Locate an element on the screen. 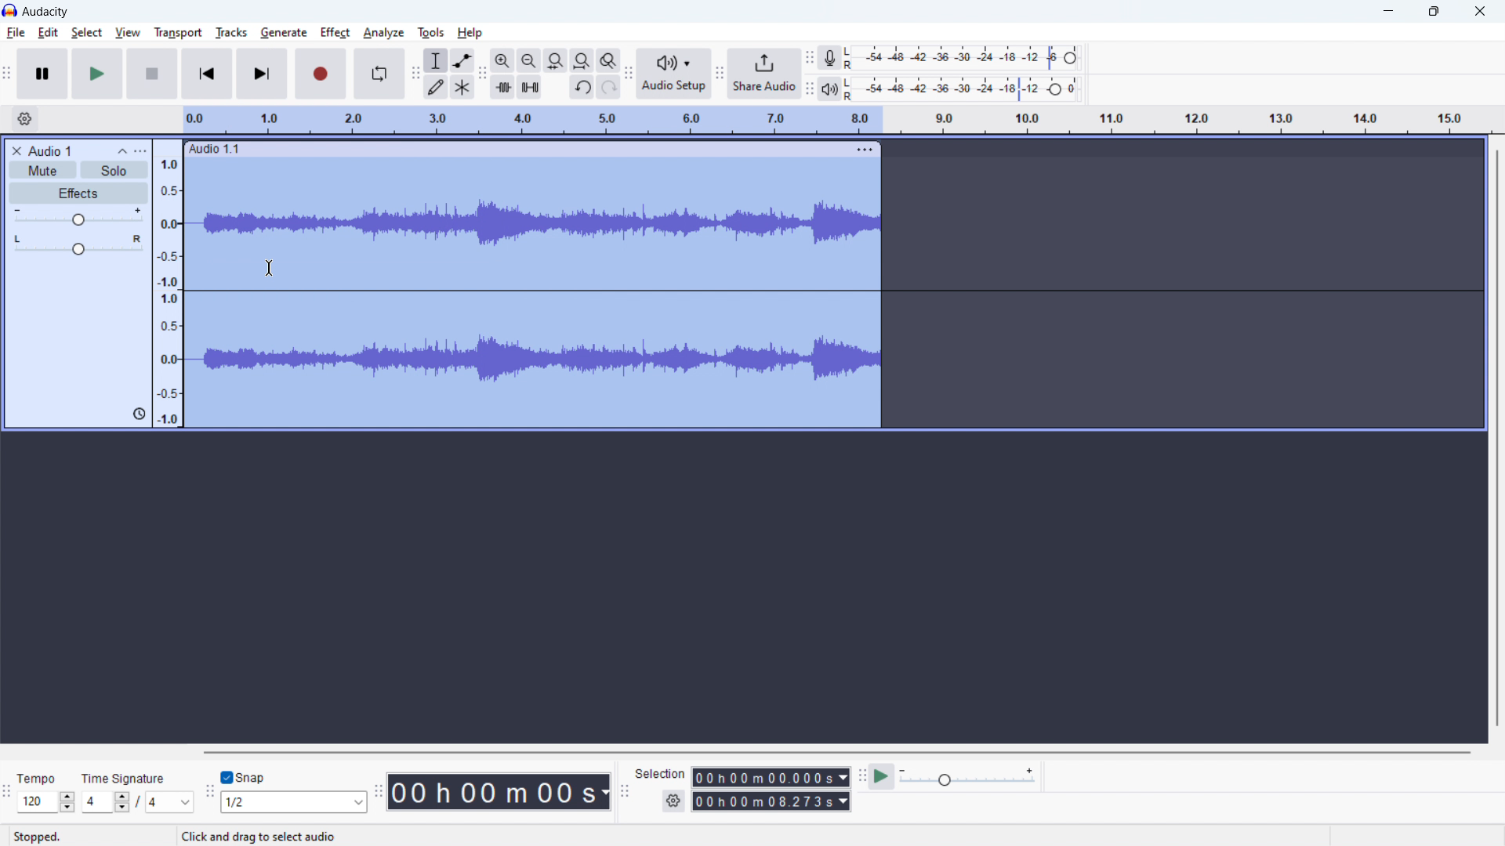 This screenshot has width=1505, height=846. start time is located at coordinates (771, 777).